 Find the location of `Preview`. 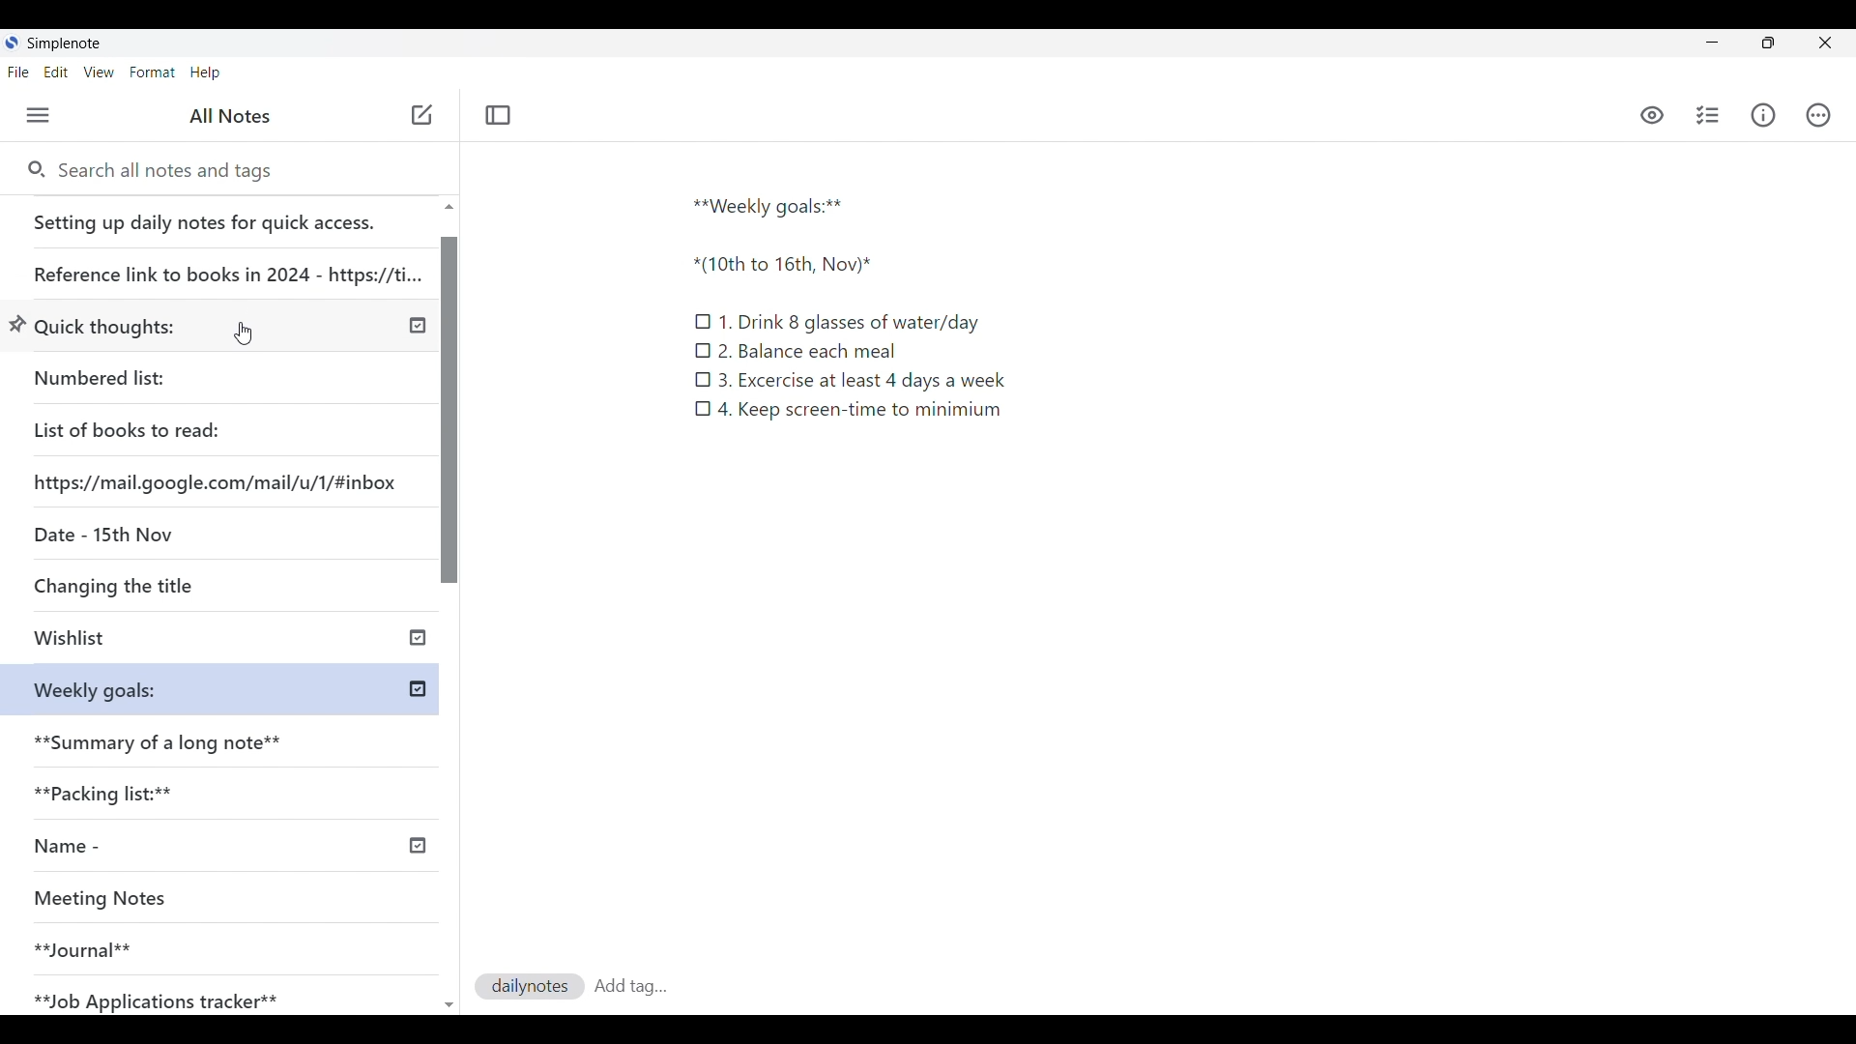

Preview is located at coordinates (1653, 117).